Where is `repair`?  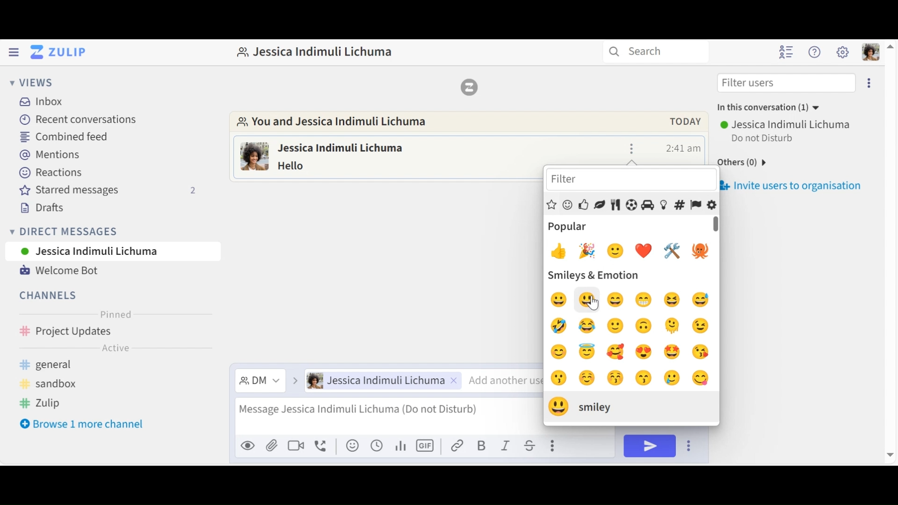
repair is located at coordinates (676, 252).